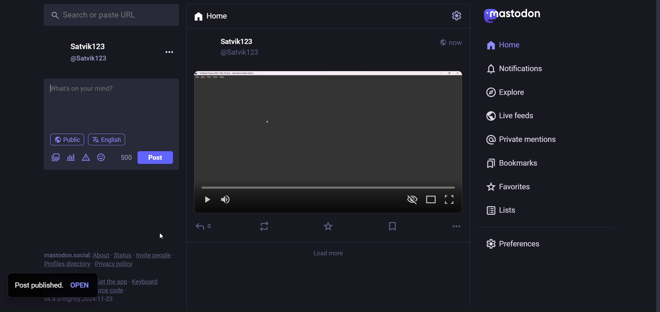  I want to click on invite people, so click(154, 256).